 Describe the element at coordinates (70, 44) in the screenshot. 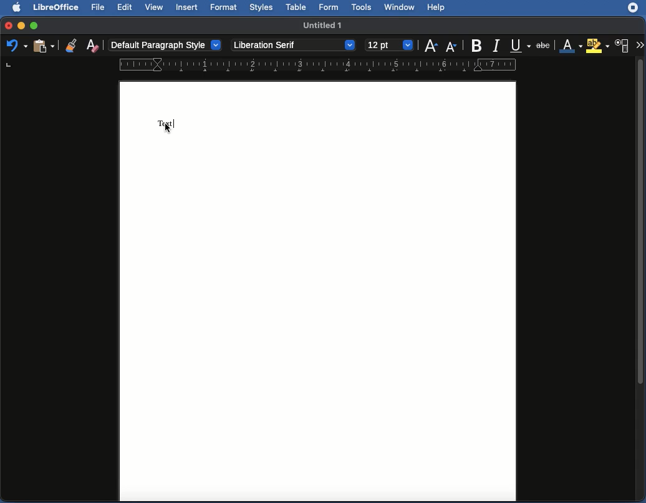

I see `Clone formatting` at that location.